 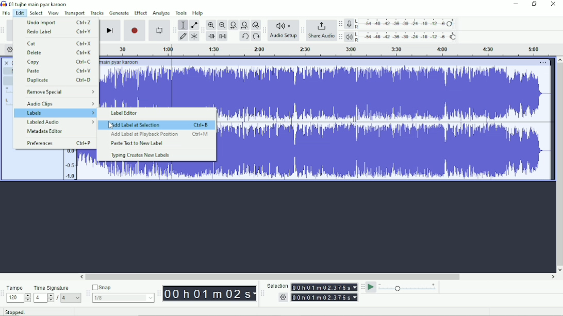 What do you see at coordinates (9, 49) in the screenshot?
I see `Timeline options` at bounding box center [9, 49].